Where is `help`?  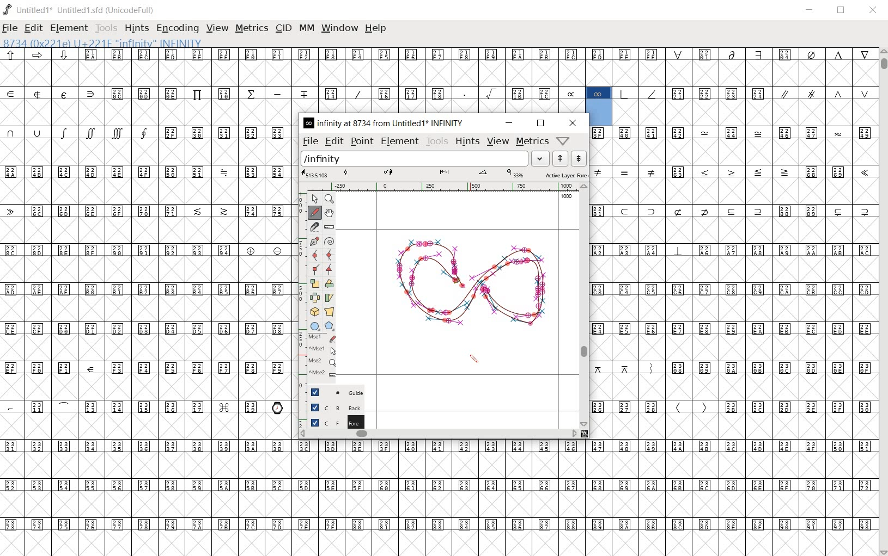 help is located at coordinates (376, 28).